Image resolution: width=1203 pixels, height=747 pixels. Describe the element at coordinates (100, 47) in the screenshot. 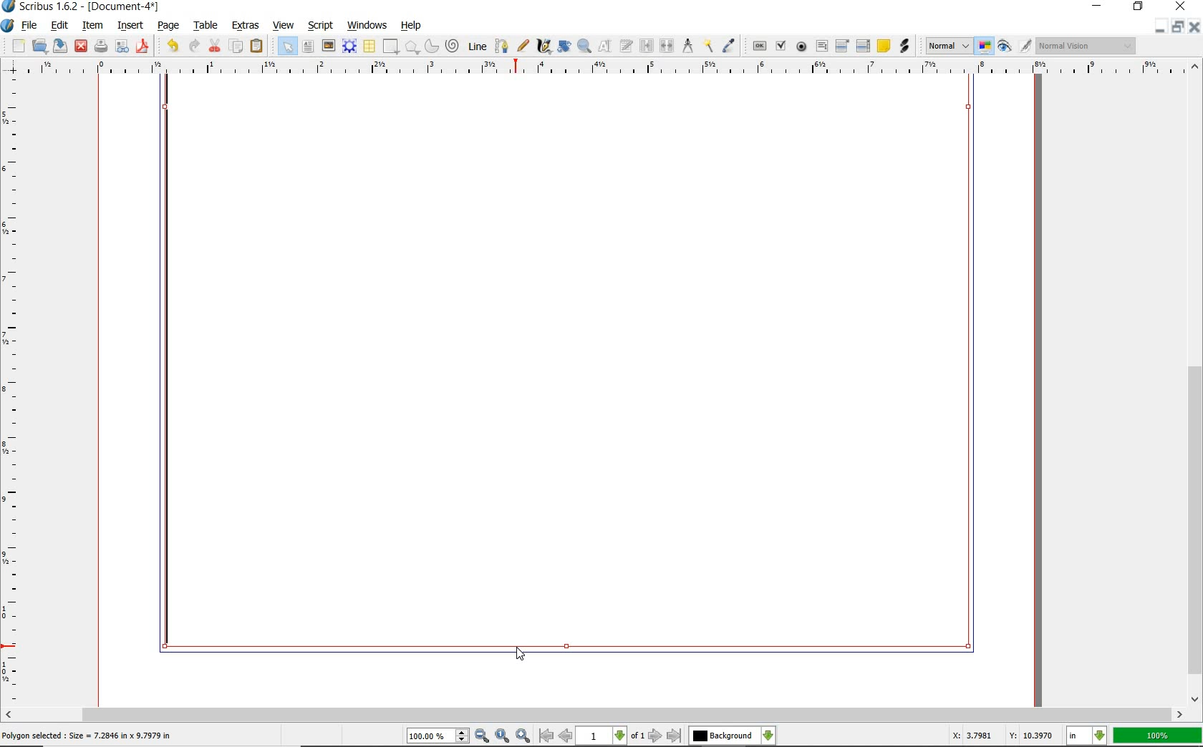

I see `print` at that location.